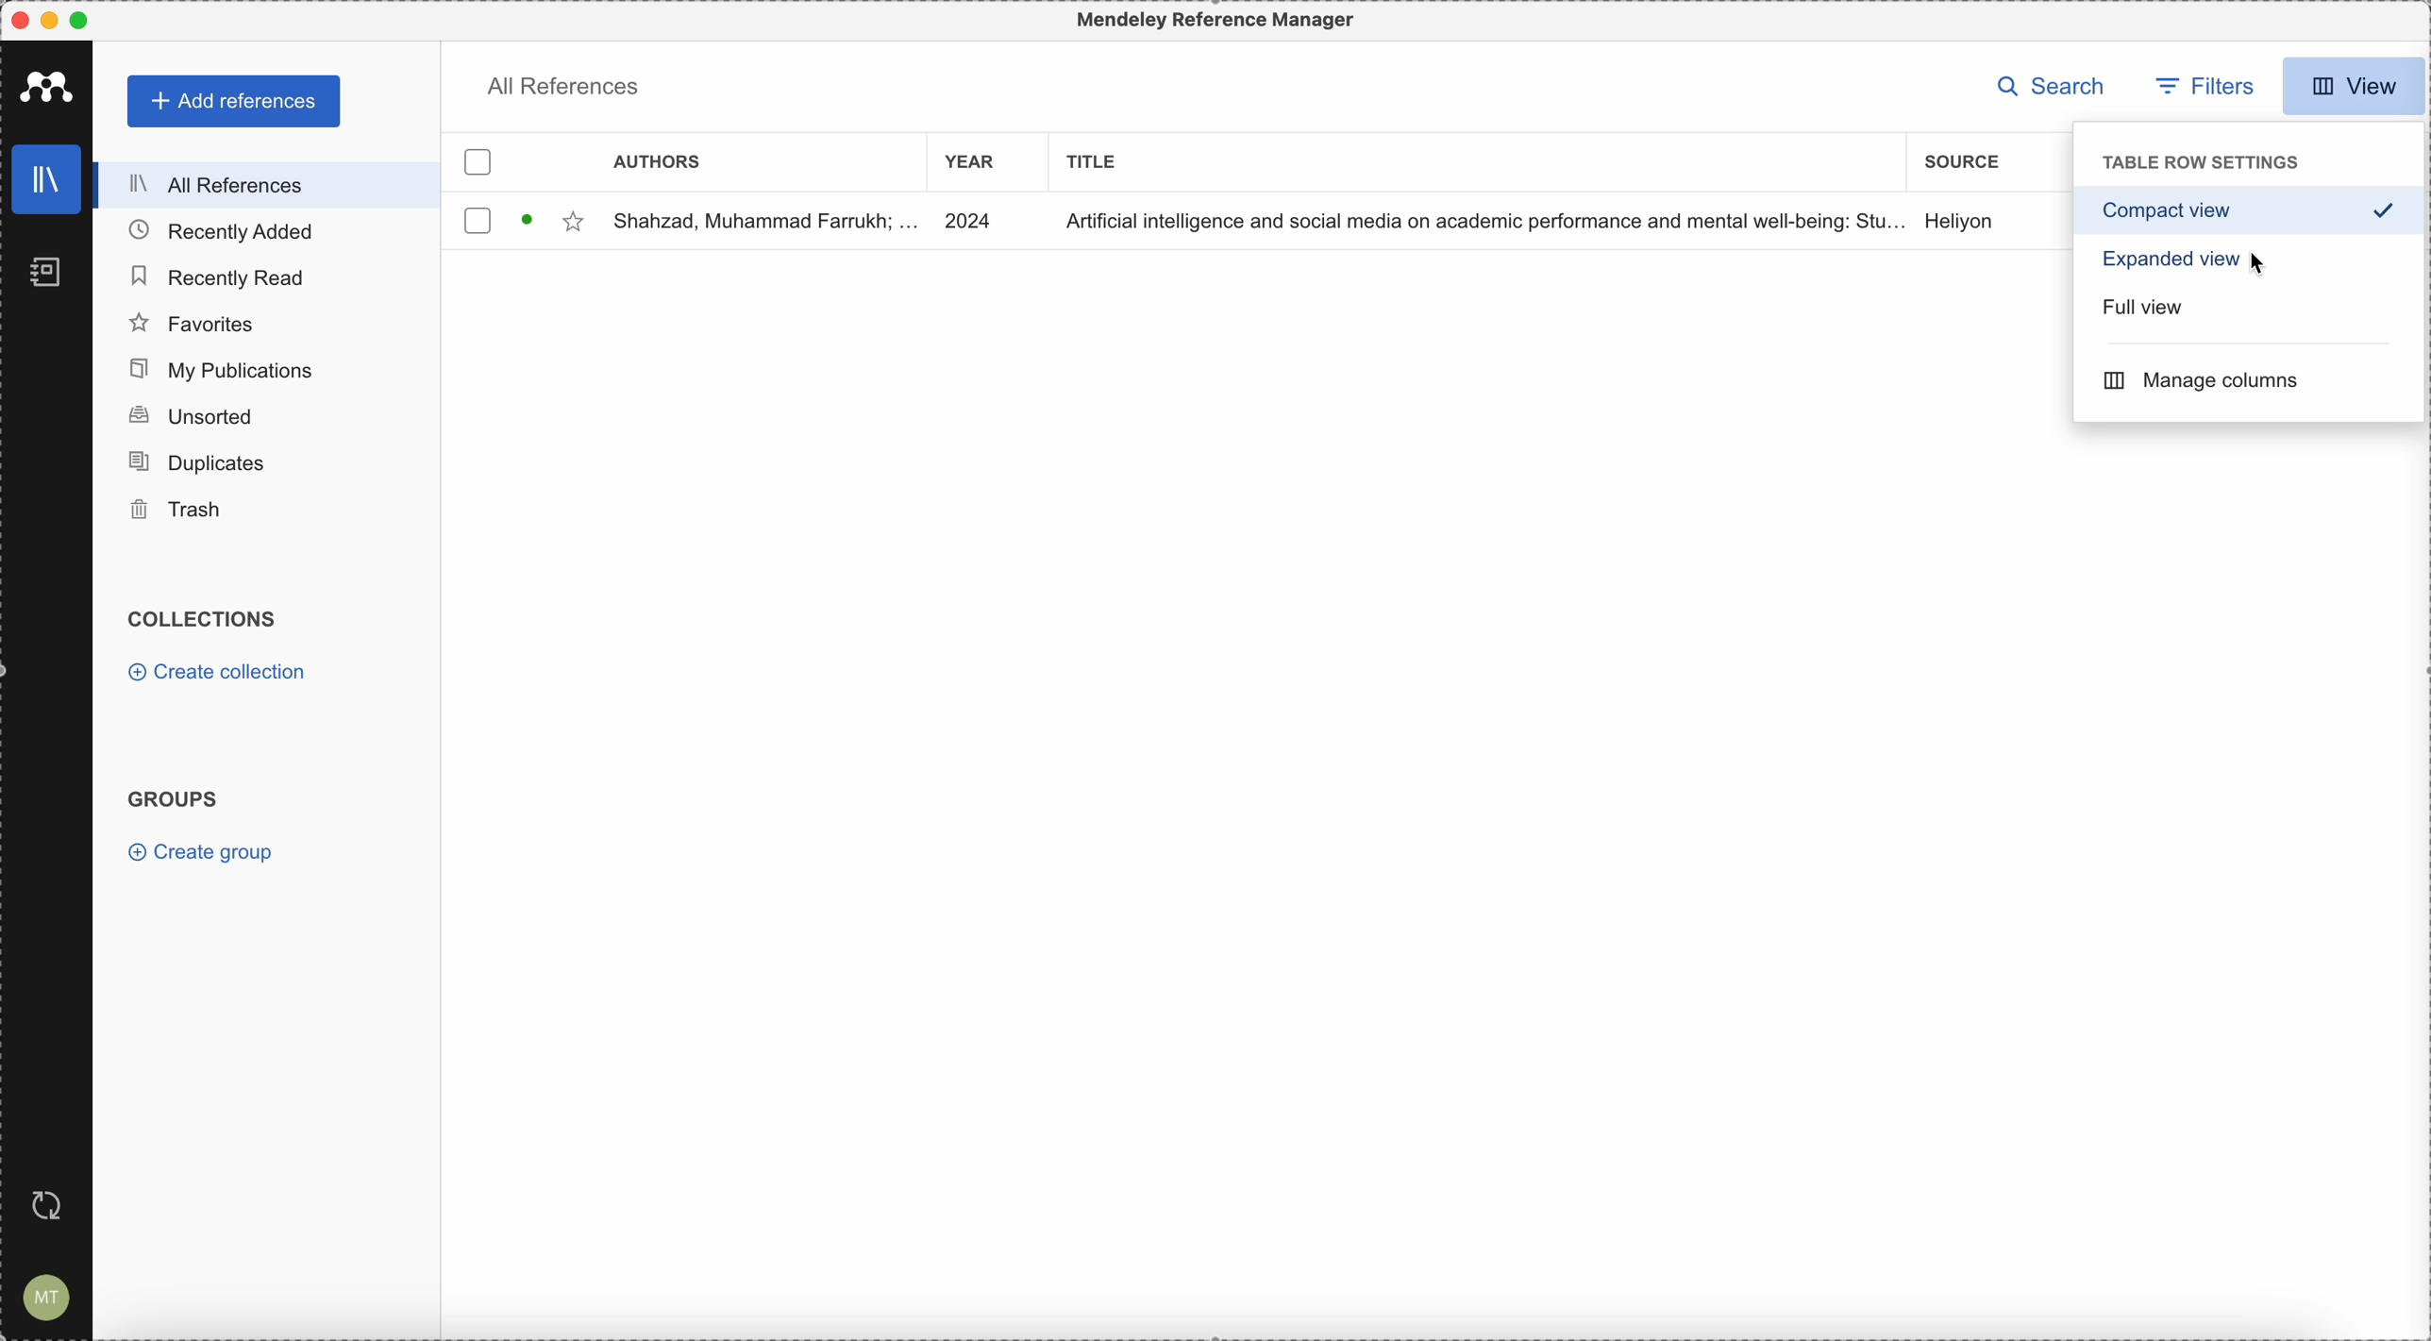  I want to click on authors, so click(658, 164).